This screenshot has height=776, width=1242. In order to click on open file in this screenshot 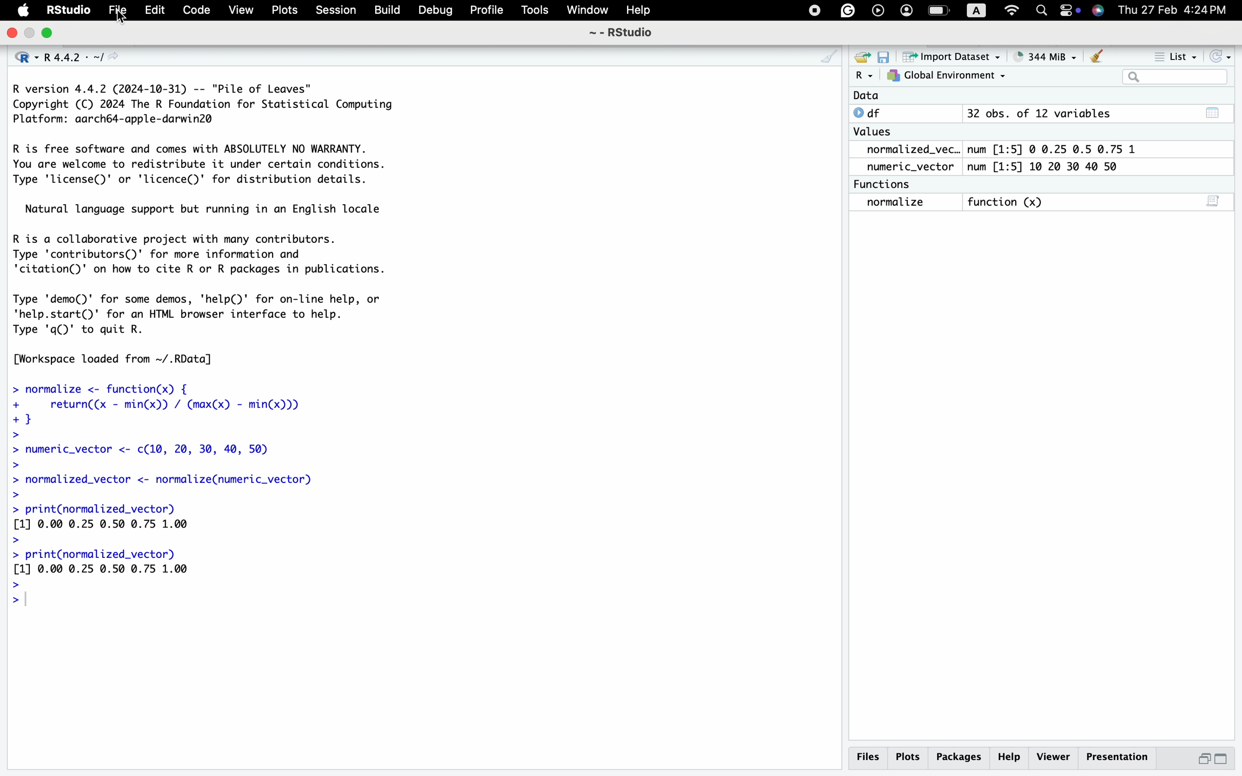, I will do `click(864, 59)`.